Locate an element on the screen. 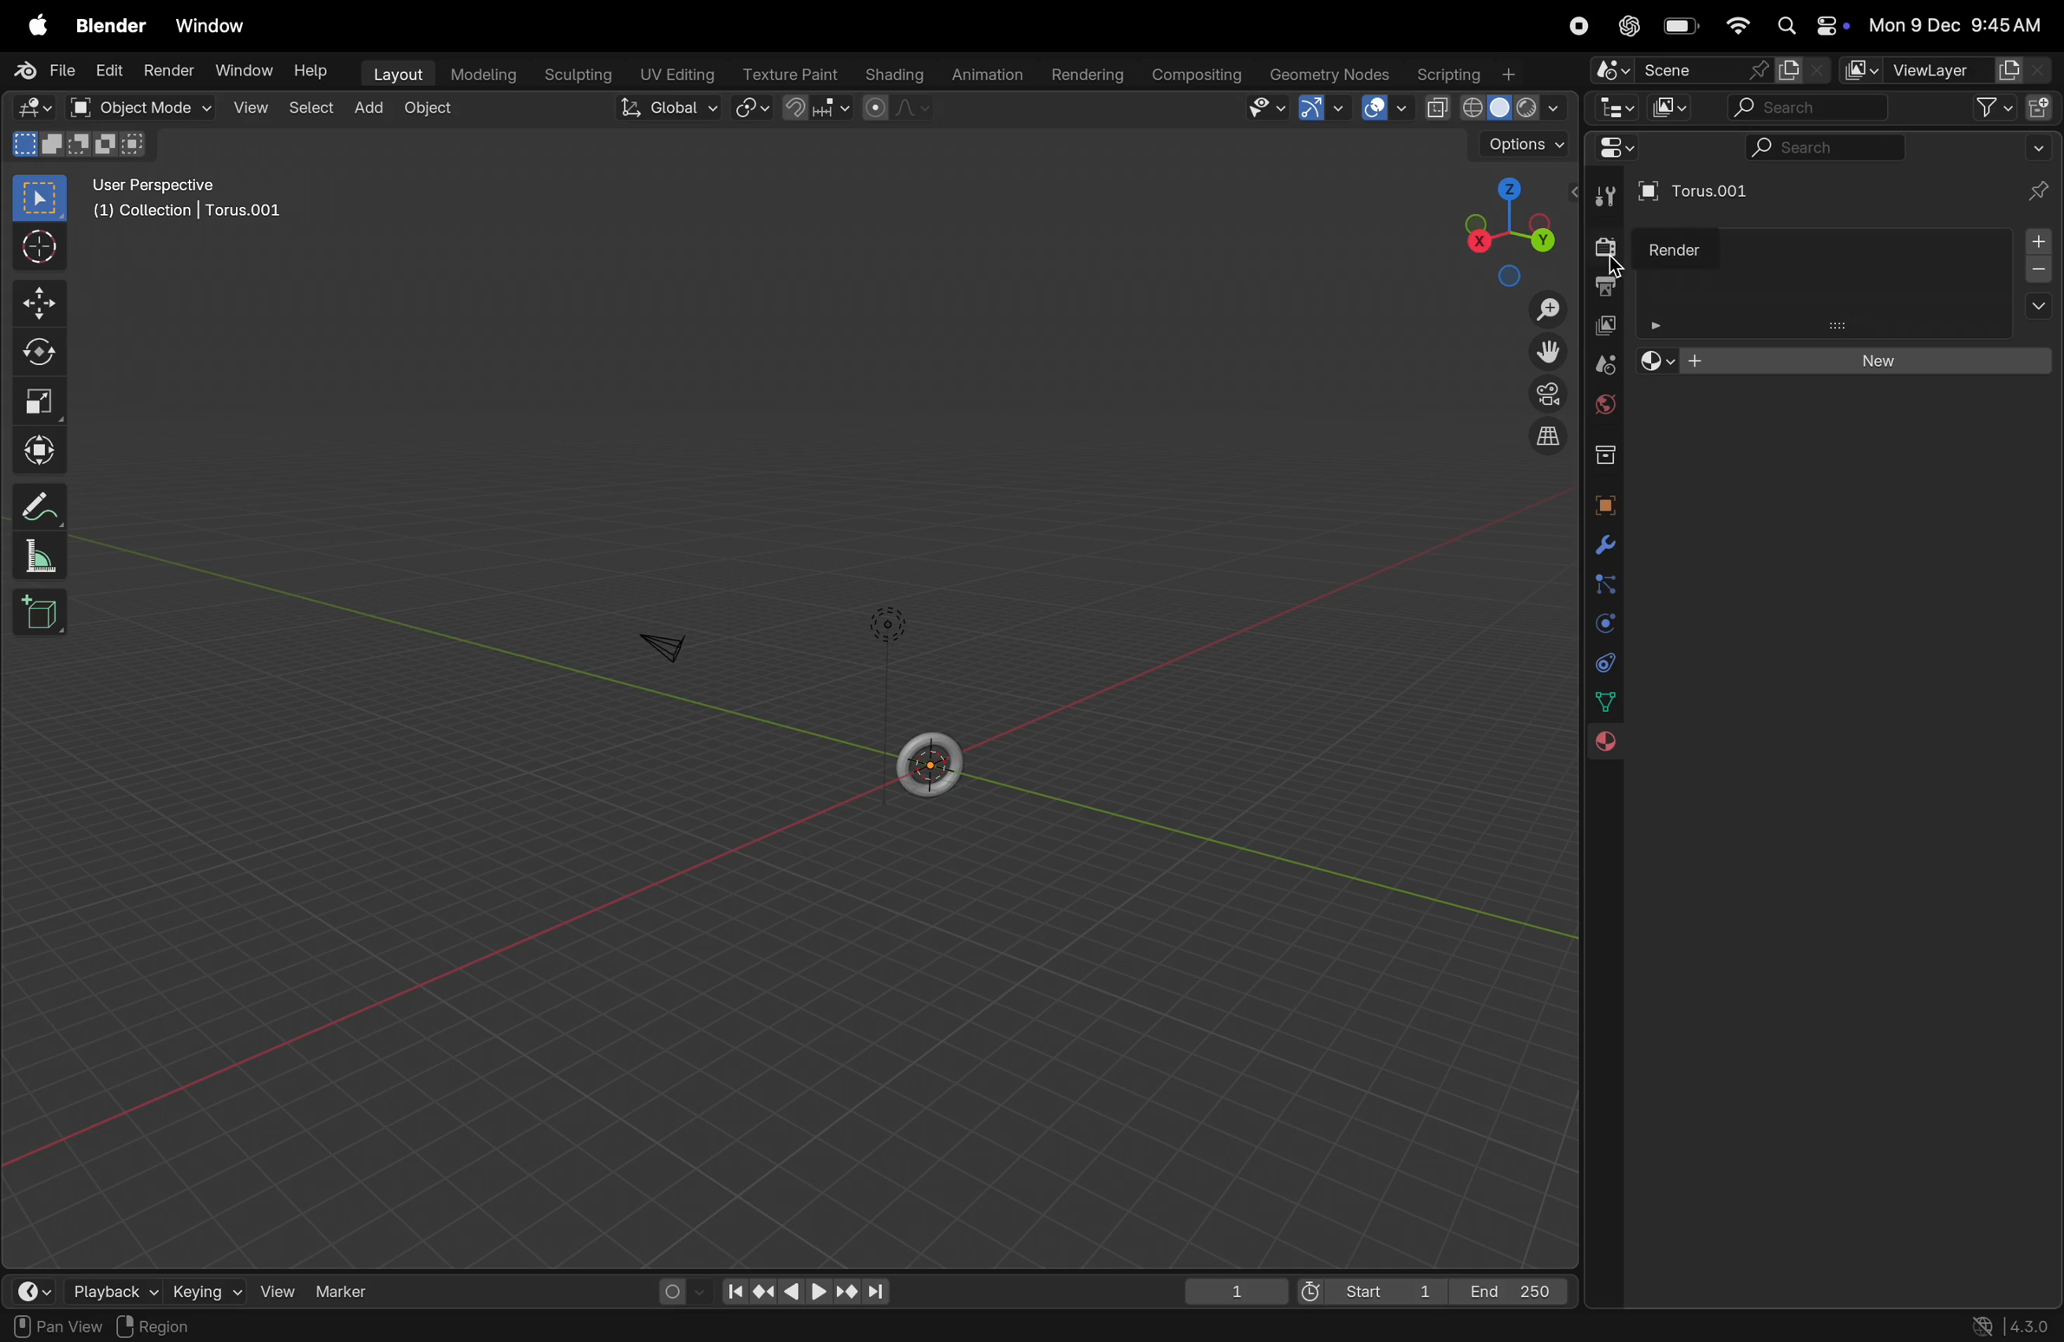  scale is located at coordinates (39, 400).